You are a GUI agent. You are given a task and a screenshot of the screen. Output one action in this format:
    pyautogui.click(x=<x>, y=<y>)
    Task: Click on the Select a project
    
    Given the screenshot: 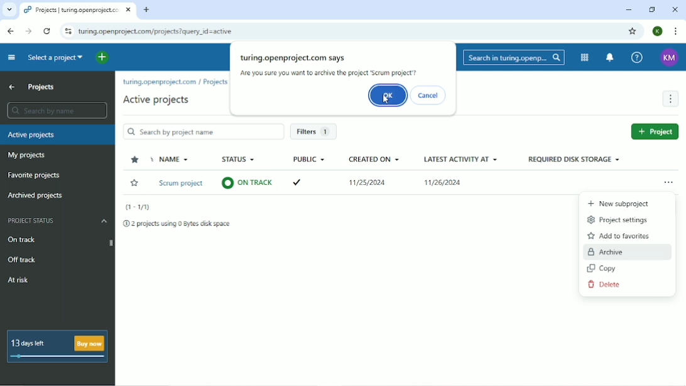 What is the action you would take?
    pyautogui.click(x=55, y=58)
    